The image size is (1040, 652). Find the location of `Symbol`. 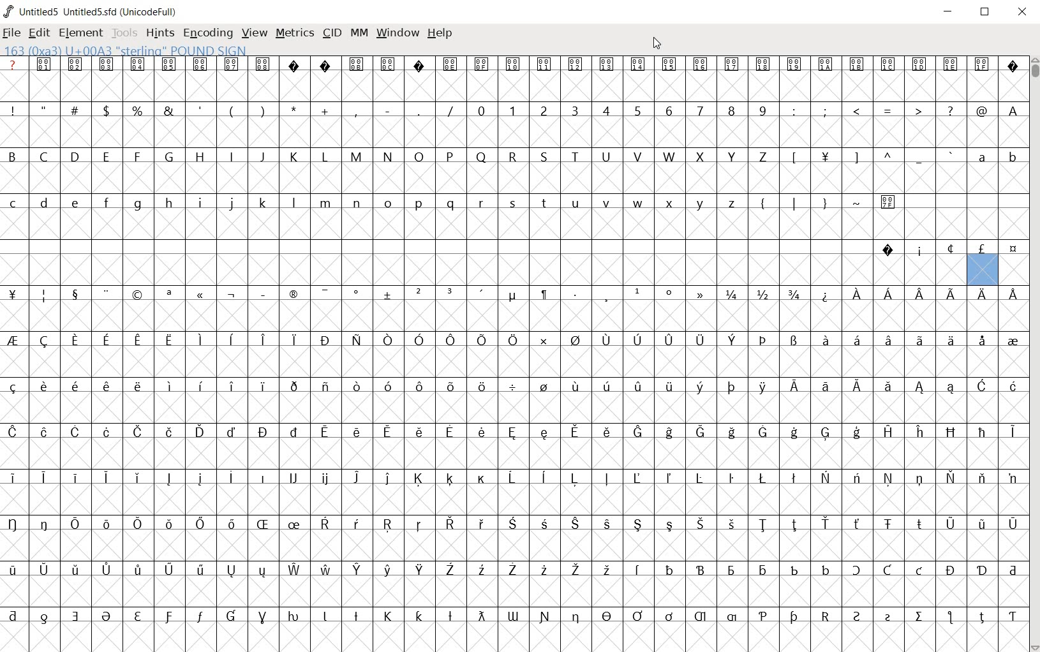

Symbol is located at coordinates (230, 339).